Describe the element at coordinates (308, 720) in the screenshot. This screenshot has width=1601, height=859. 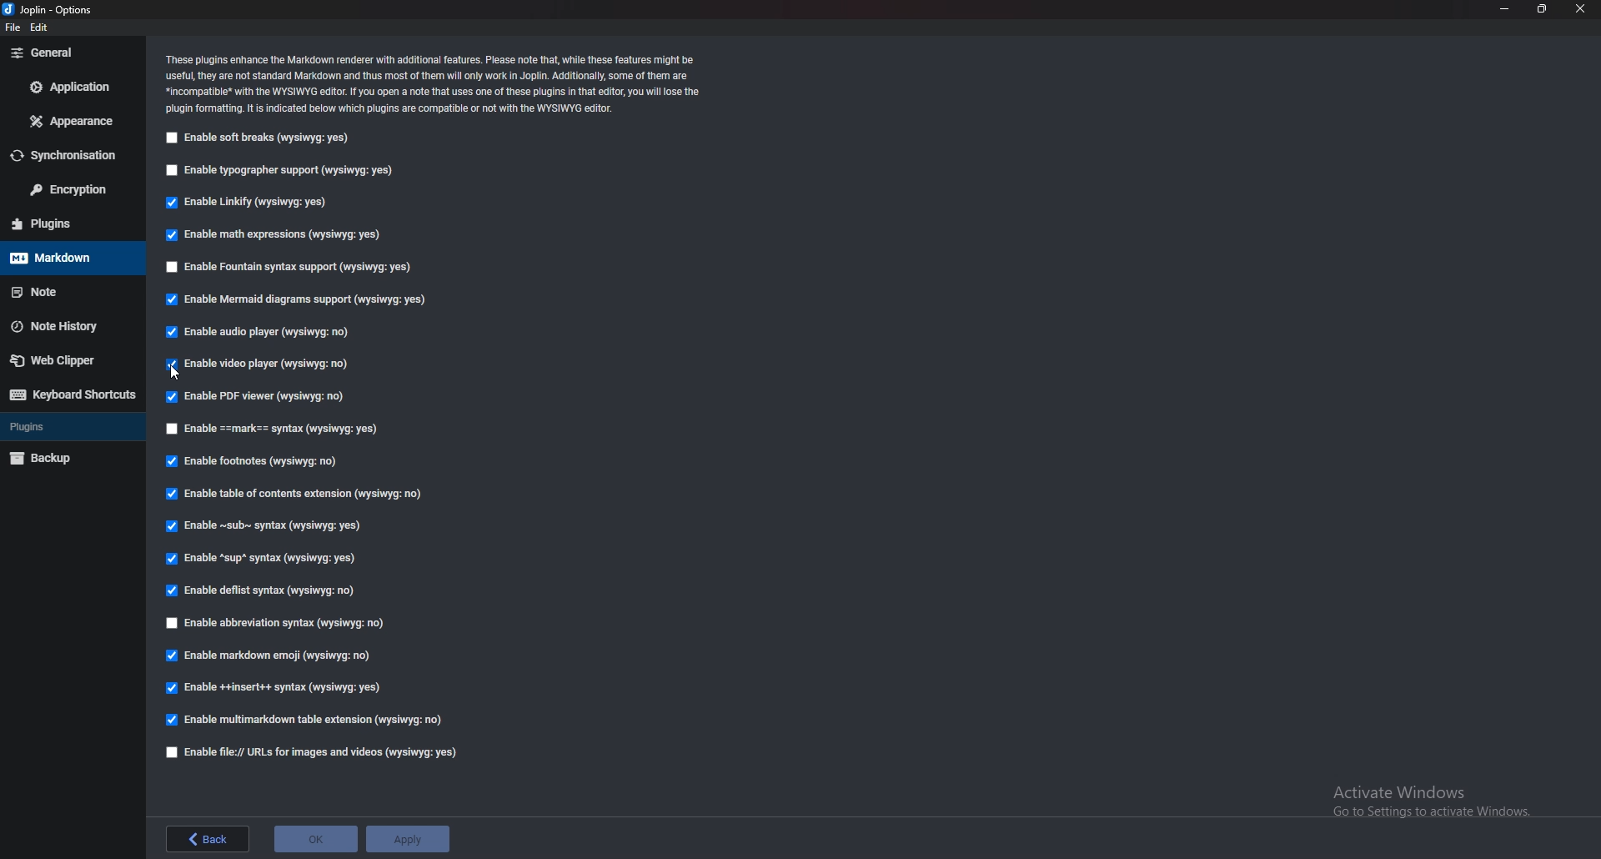
I see `enable multi markdown table extension (wysiqyg:no)` at that location.